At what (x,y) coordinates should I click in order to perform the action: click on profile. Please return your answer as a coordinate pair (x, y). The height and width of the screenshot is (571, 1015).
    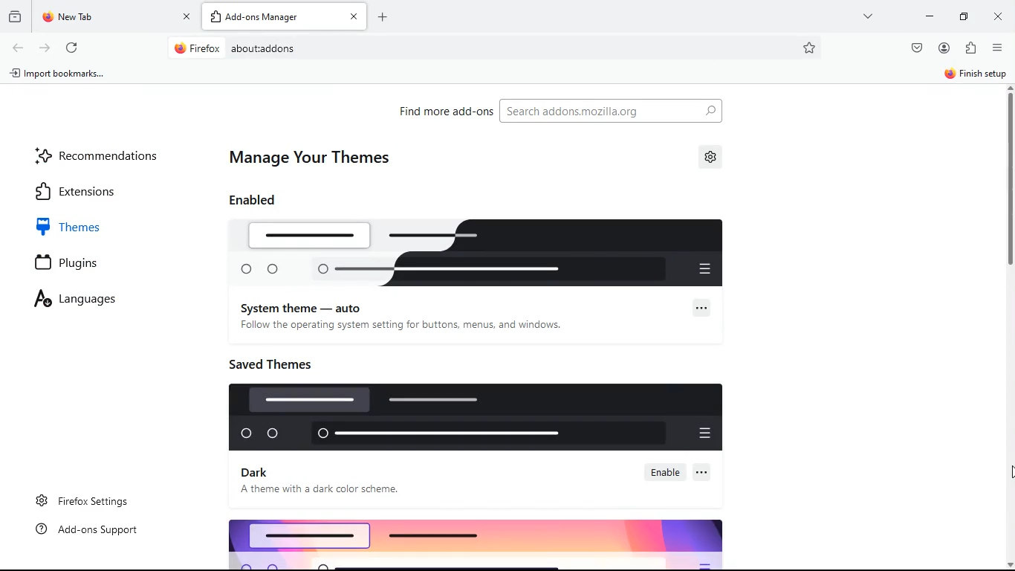
    Looking at the image, I should click on (944, 51).